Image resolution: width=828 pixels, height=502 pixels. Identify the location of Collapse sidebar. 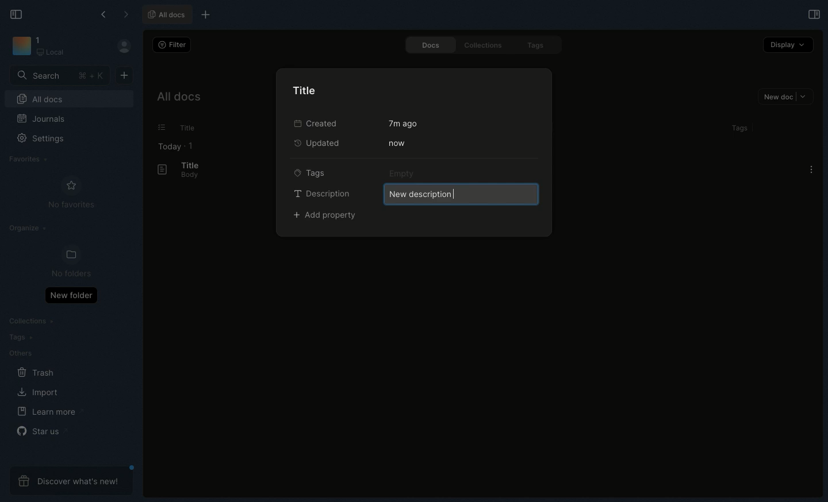
(17, 13).